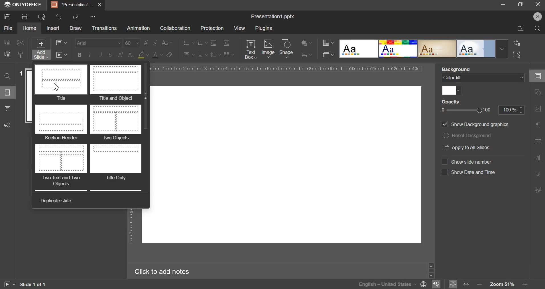 The height and width of the screenshot is (289, 545). What do you see at coordinates (126, 54) in the screenshot?
I see `subscript & superscript` at bounding box center [126, 54].